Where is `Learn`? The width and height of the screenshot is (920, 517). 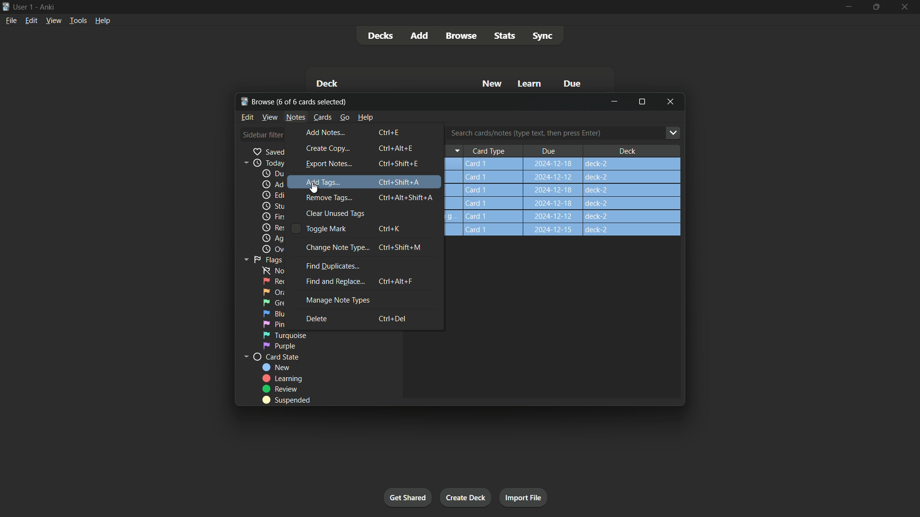 Learn is located at coordinates (530, 85).